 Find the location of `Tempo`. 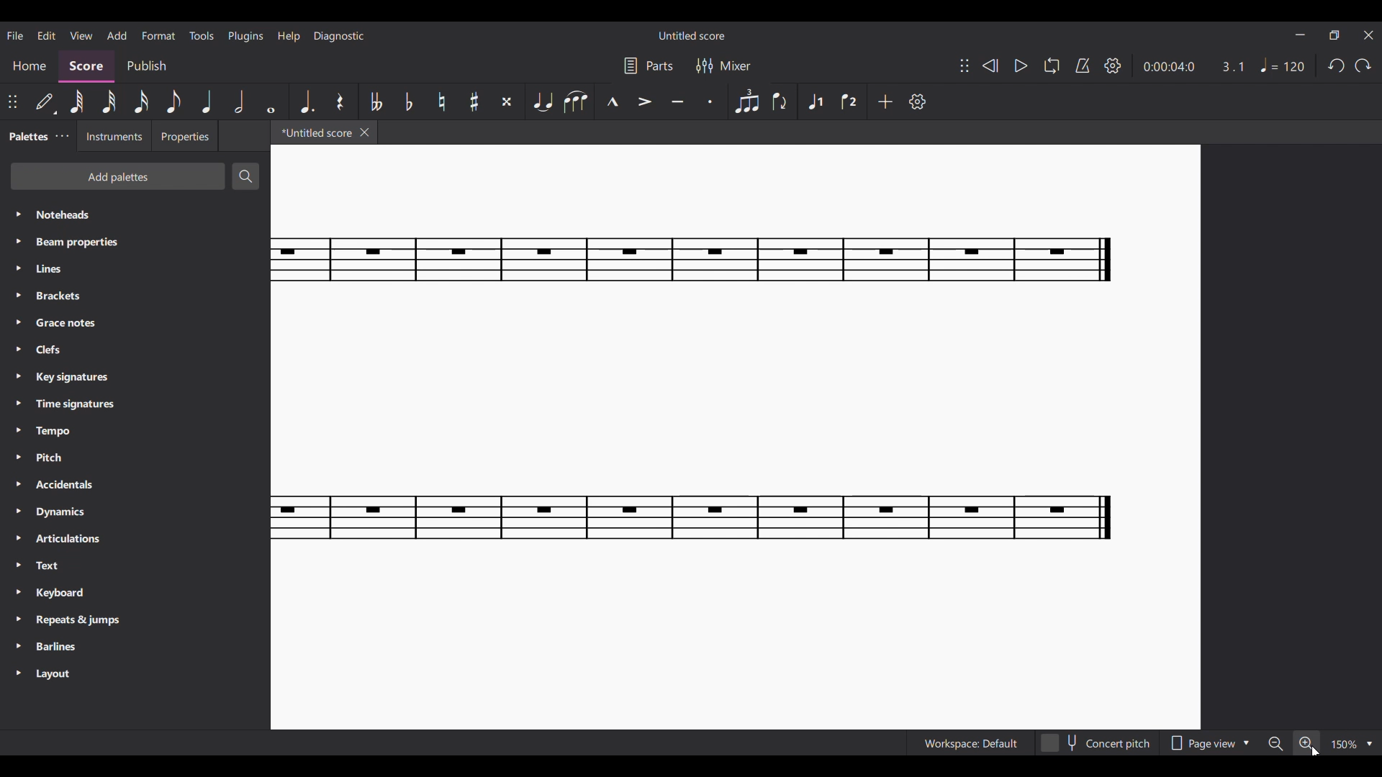

Tempo is located at coordinates (1283, 65).